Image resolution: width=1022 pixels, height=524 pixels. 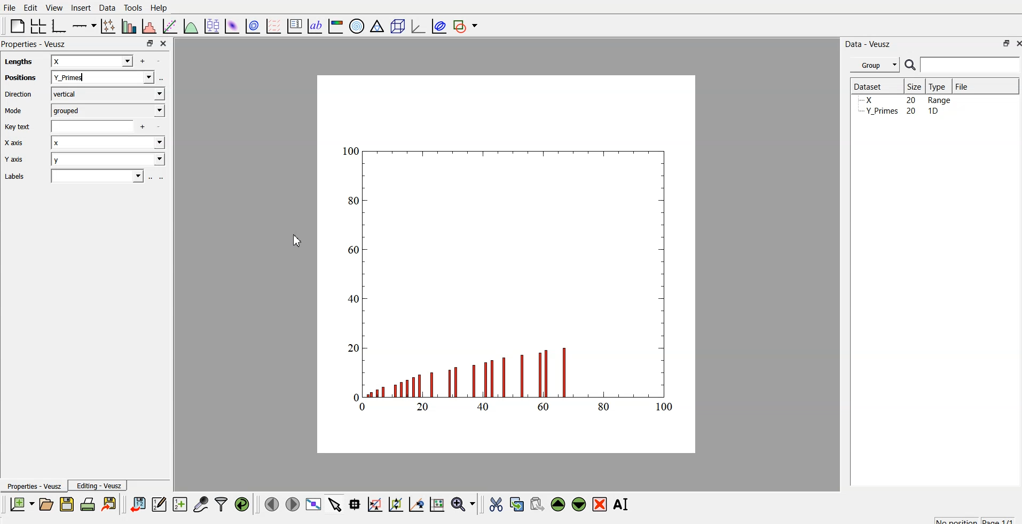 I want to click on plot dataset, so click(x=232, y=26).